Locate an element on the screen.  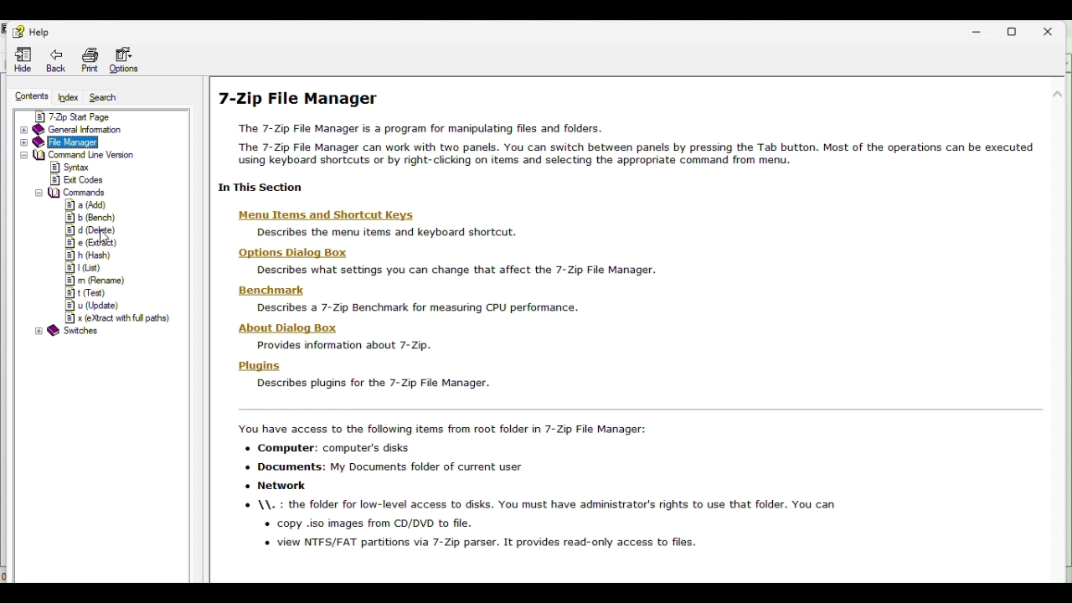
File manager is located at coordinates (72, 143).